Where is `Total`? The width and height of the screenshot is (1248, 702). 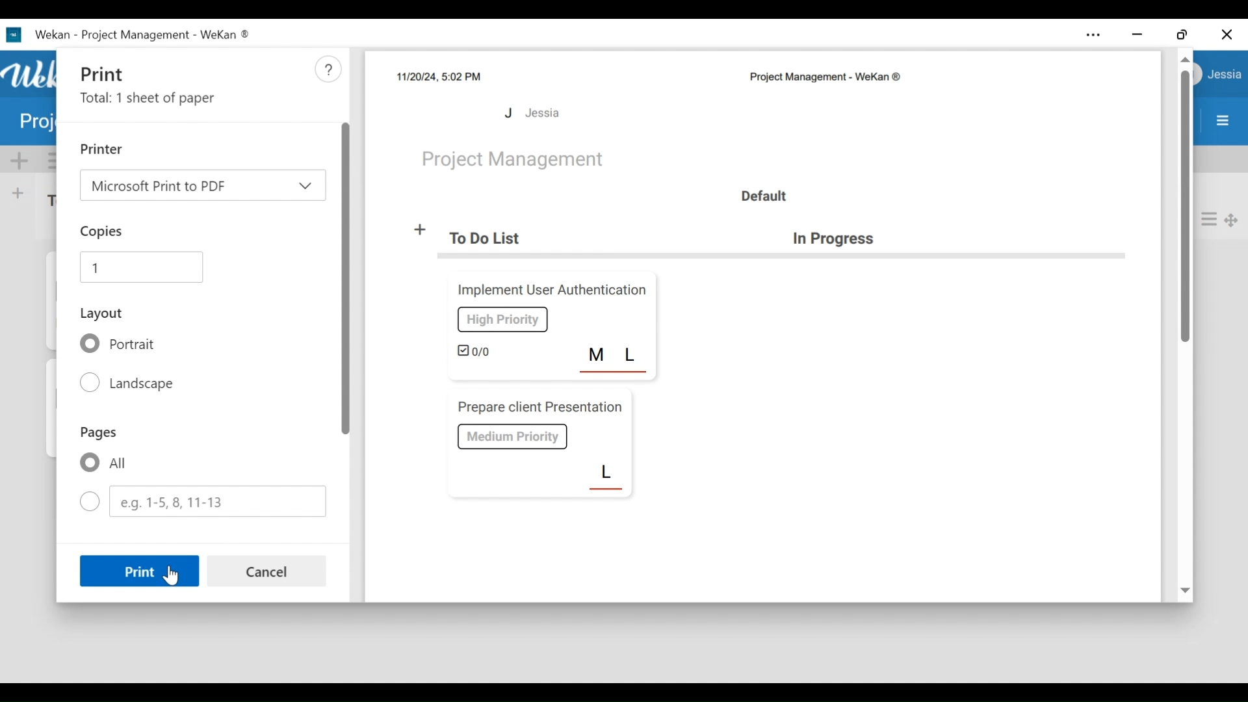 Total is located at coordinates (150, 99).